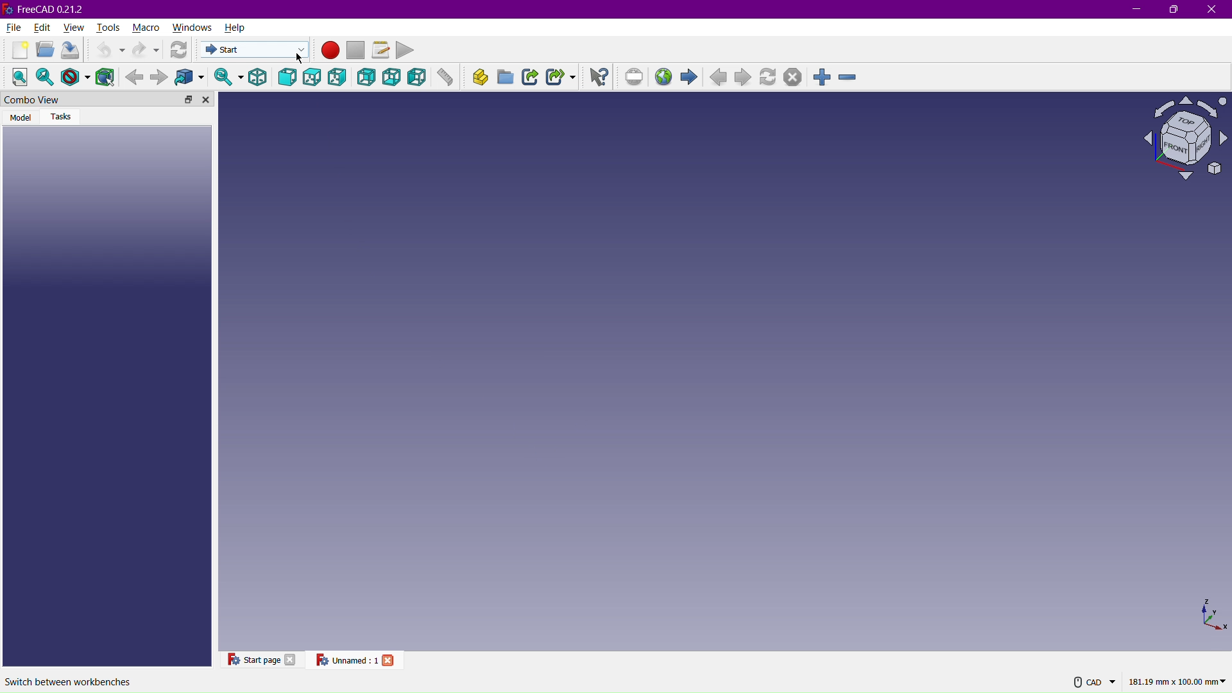 The height and width of the screenshot is (693, 1232). Describe the element at coordinates (419, 76) in the screenshot. I see `Left` at that location.